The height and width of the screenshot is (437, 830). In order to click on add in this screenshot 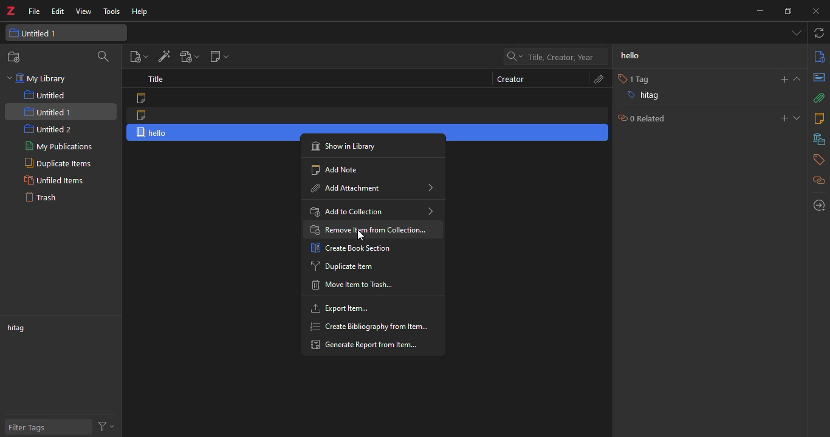, I will do `click(780, 80)`.